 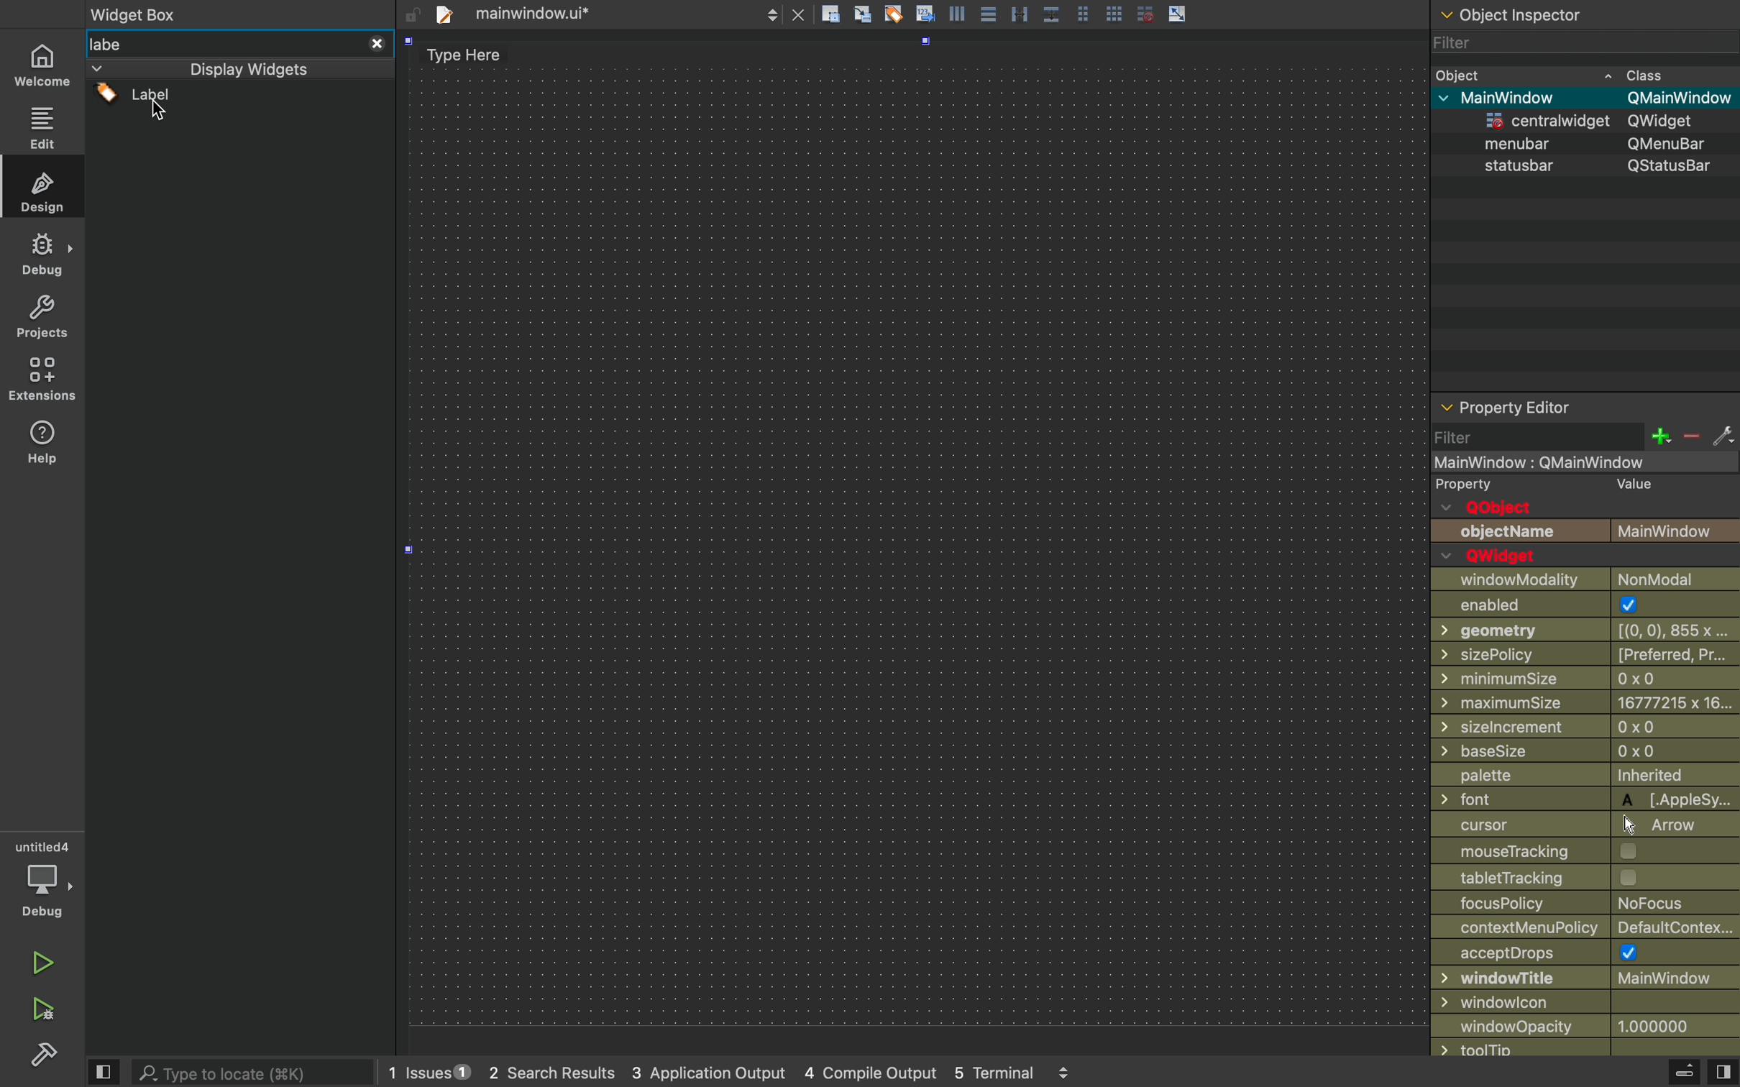 What do you see at coordinates (959, 13) in the screenshot?
I see `icon` at bounding box center [959, 13].